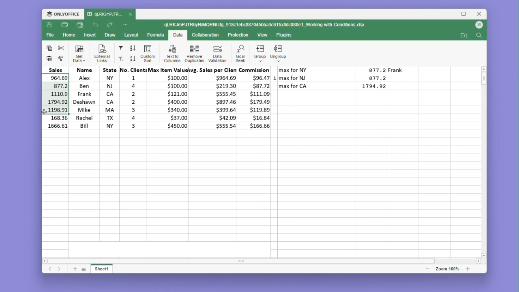 This screenshot has height=292, width=519. What do you see at coordinates (102, 268) in the screenshot?
I see `sheet 1` at bounding box center [102, 268].